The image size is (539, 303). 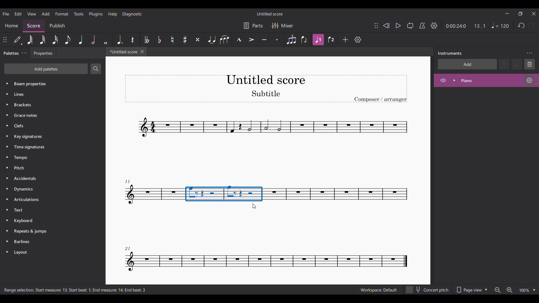 I want to click on Undo, so click(x=522, y=26).